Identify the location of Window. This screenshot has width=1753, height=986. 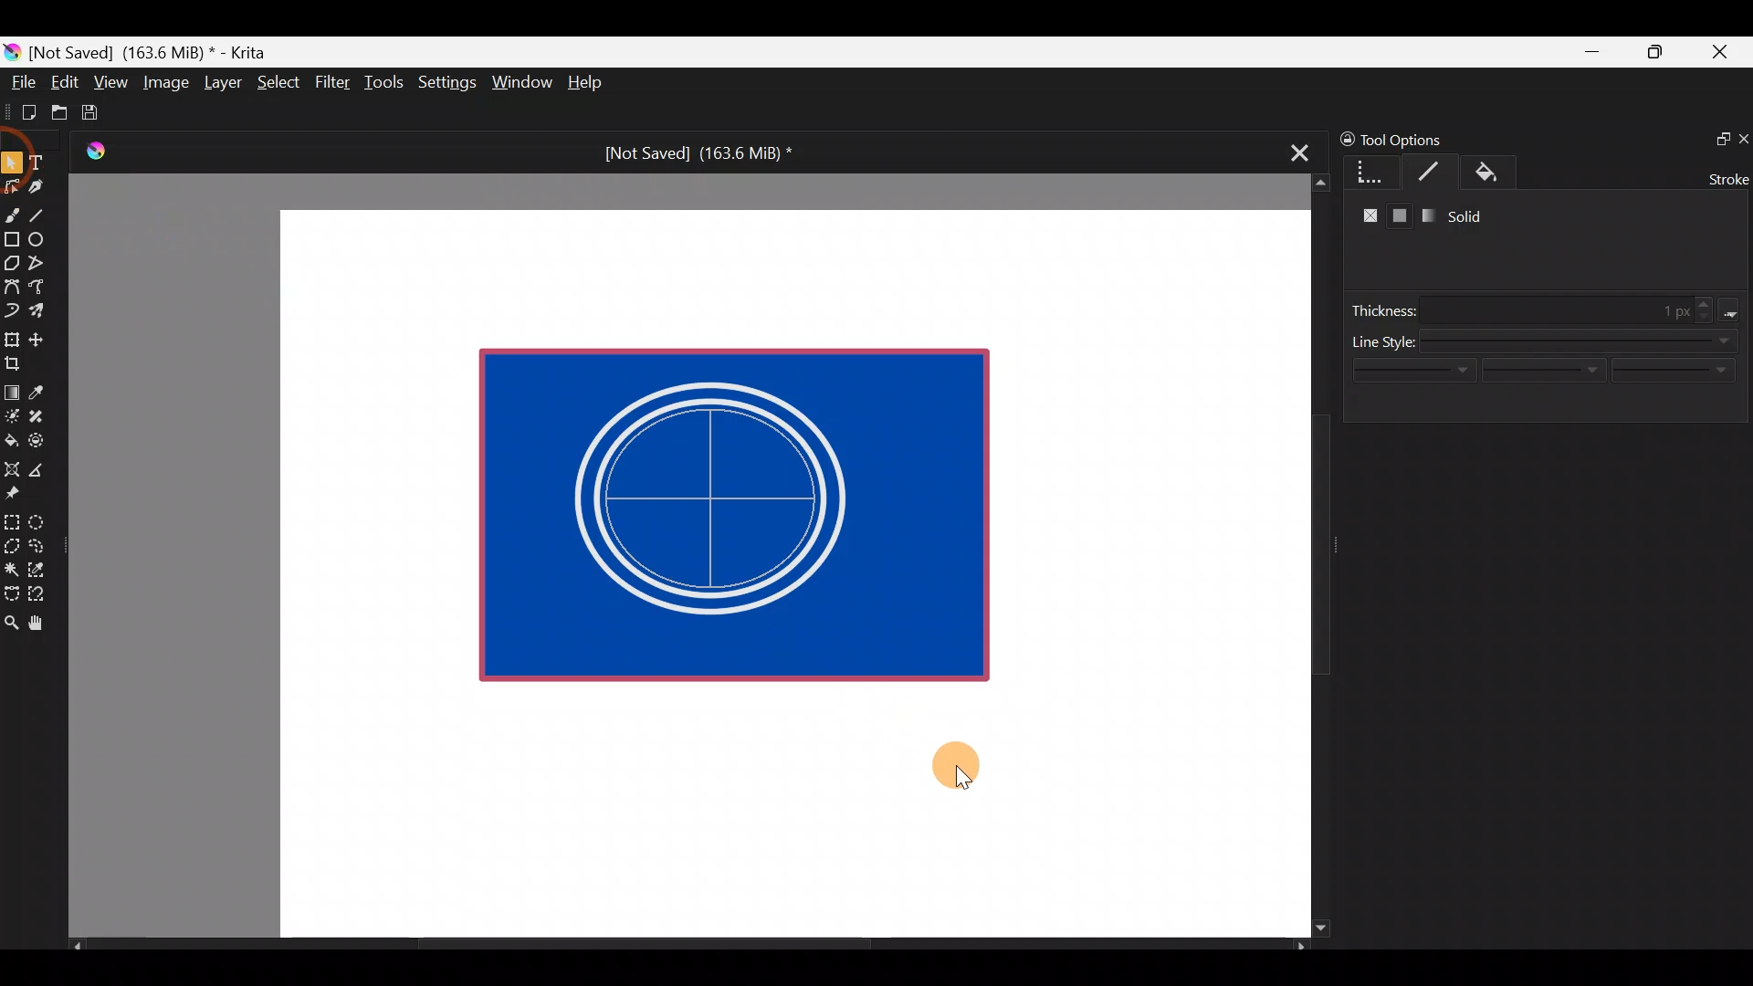
(521, 84).